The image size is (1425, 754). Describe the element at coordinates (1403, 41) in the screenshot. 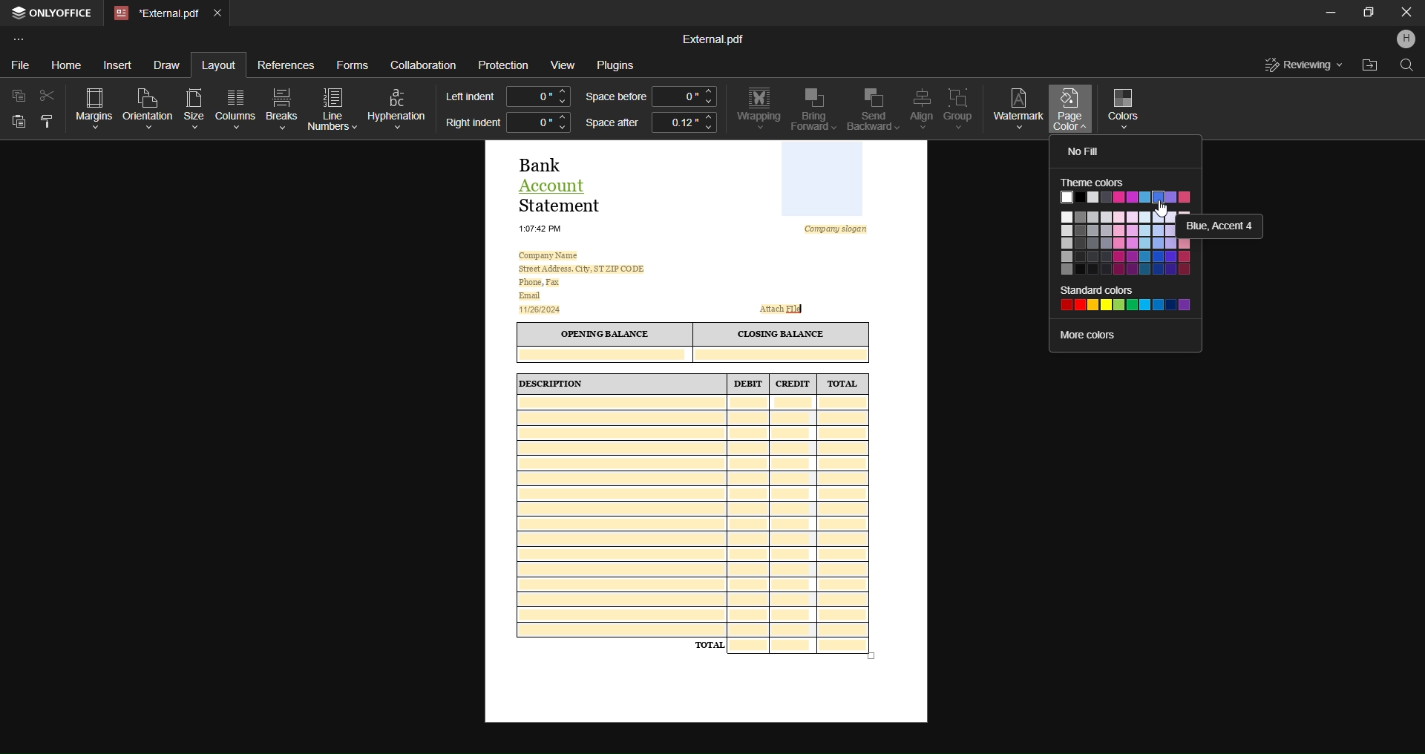

I see `Profile` at that location.